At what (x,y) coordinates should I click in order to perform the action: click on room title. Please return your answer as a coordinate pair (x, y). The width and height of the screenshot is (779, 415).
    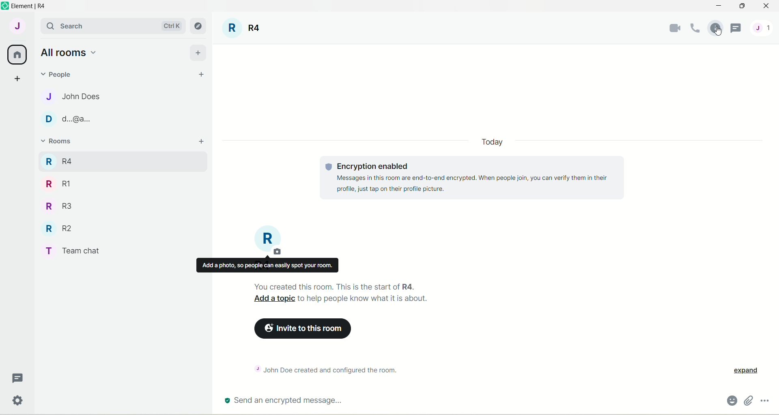
    Looking at the image, I should click on (269, 241).